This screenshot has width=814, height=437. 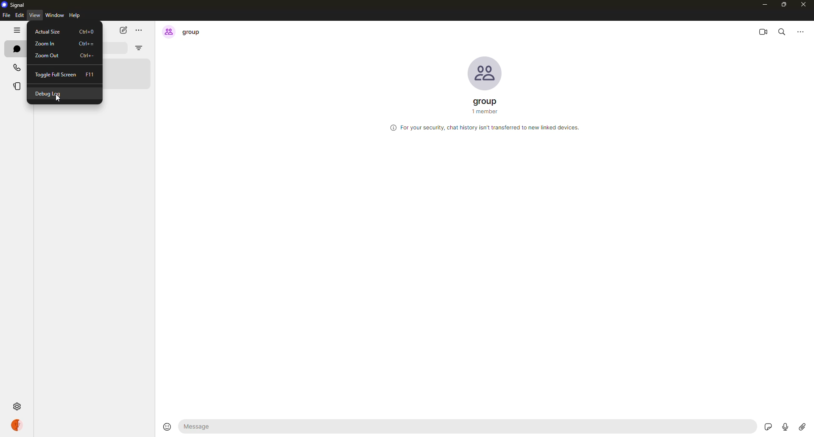 What do you see at coordinates (802, 427) in the screenshot?
I see `attach` at bounding box center [802, 427].